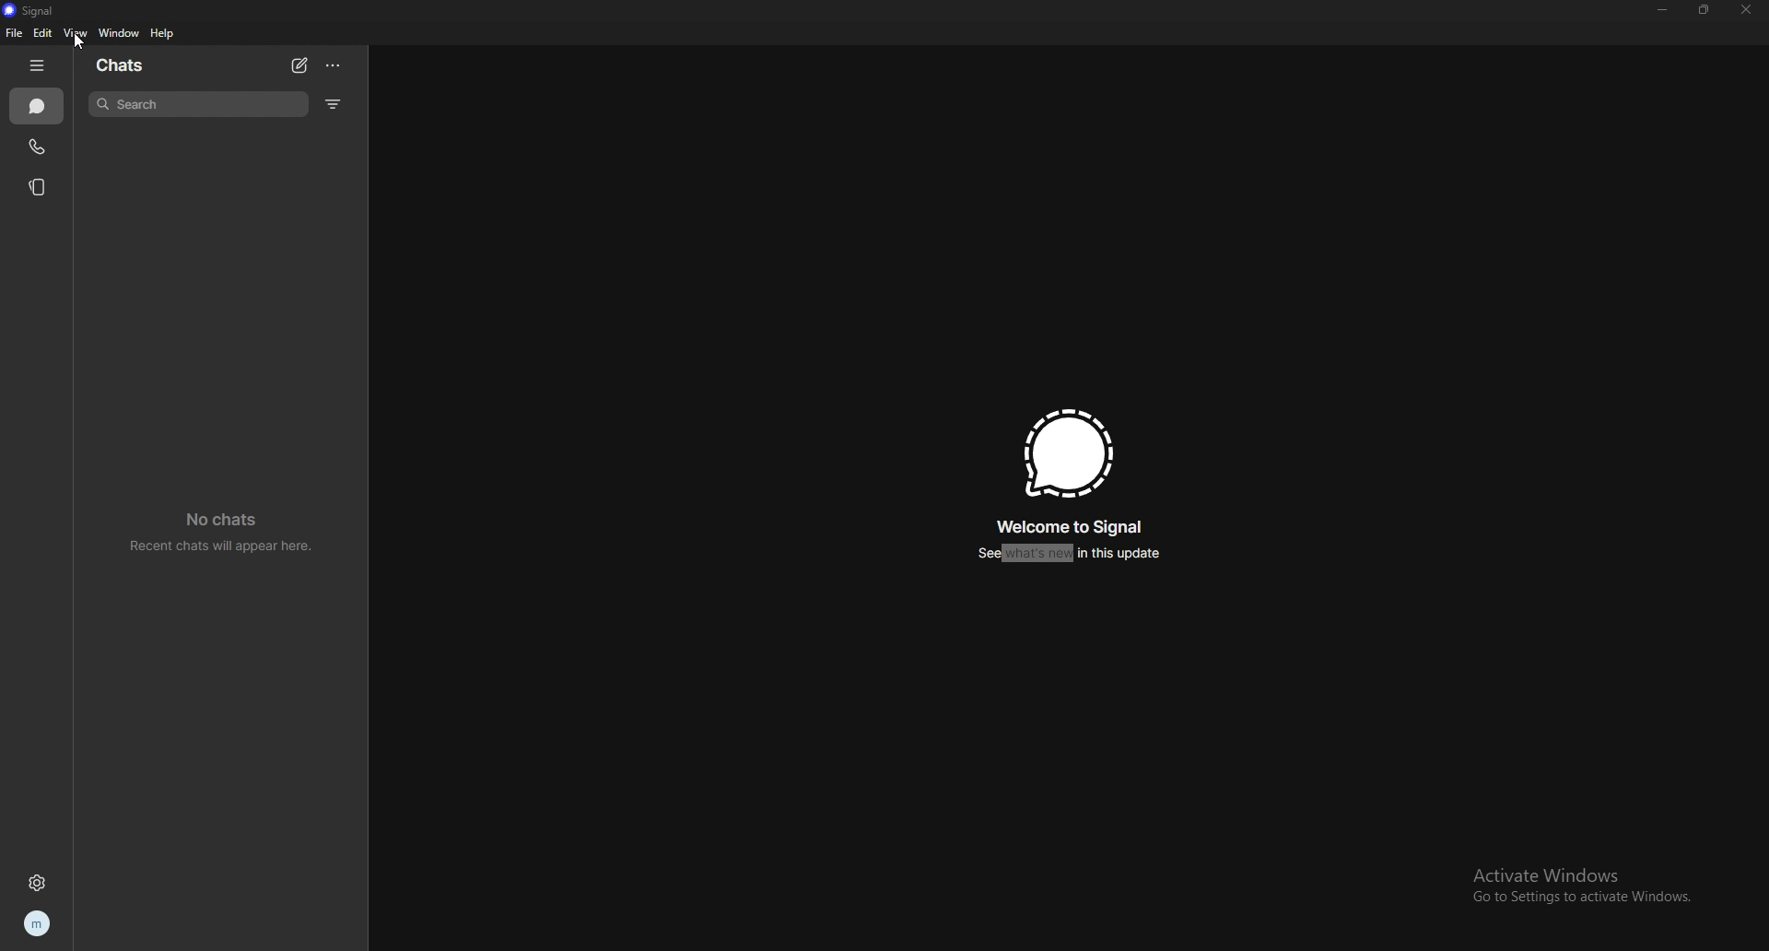  What do you see at coordinates (162, 34) in the screenshot?
I see `help` at bounding box center [162, 34].